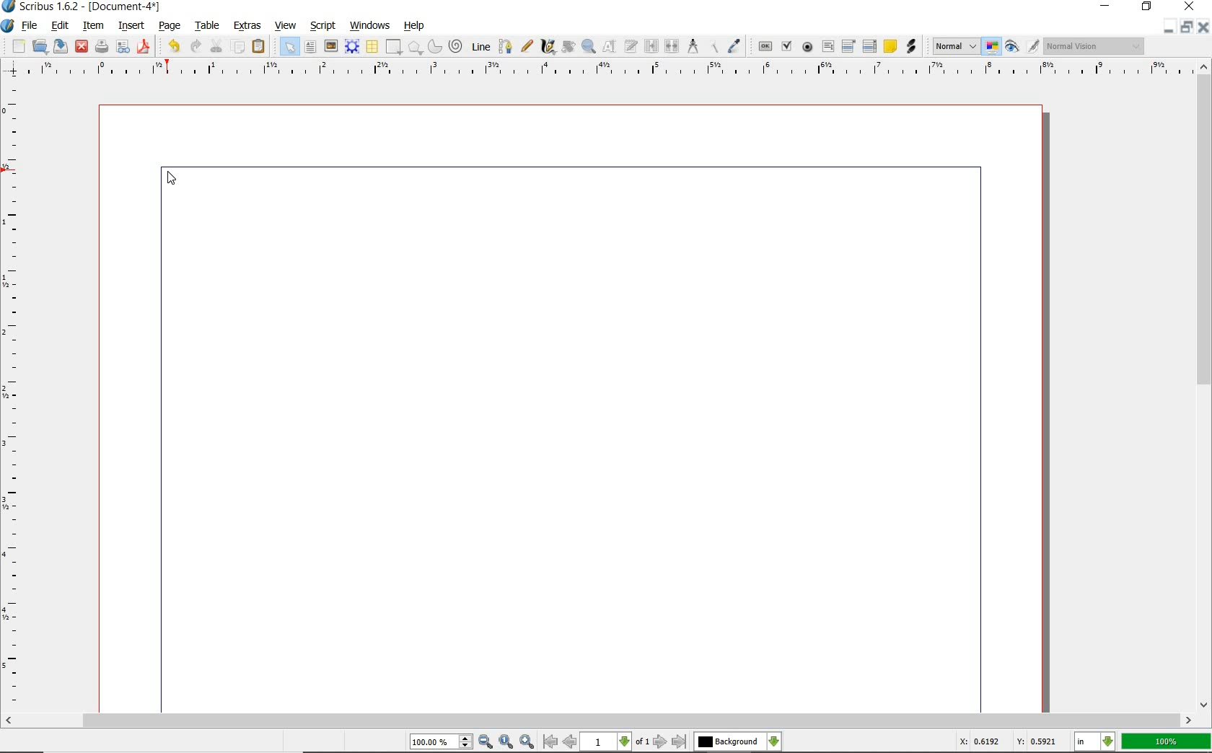 Image resolution: width=1212 pixels, height=753 pixels. What do you see at coordinates (993, 48) in the screenshot?
I see `toggle color management` at bounding box center [993, 48].